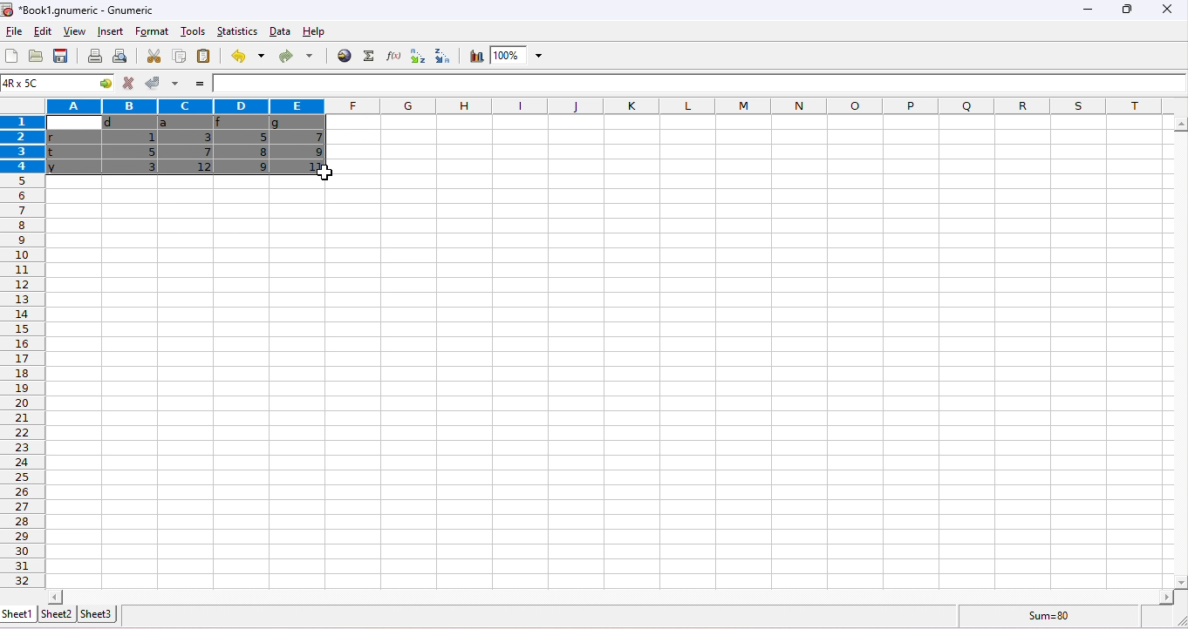 The image size is (1188, 629). Describe the element at coordinates (25, 382) in the screenshot. I see `row numbers` at that location.